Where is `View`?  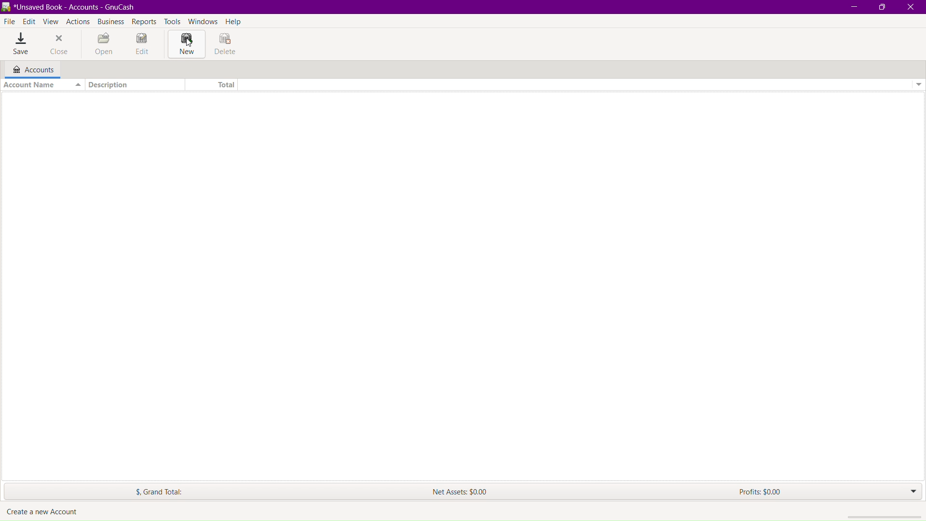 View is located at coordinates (53, 21).